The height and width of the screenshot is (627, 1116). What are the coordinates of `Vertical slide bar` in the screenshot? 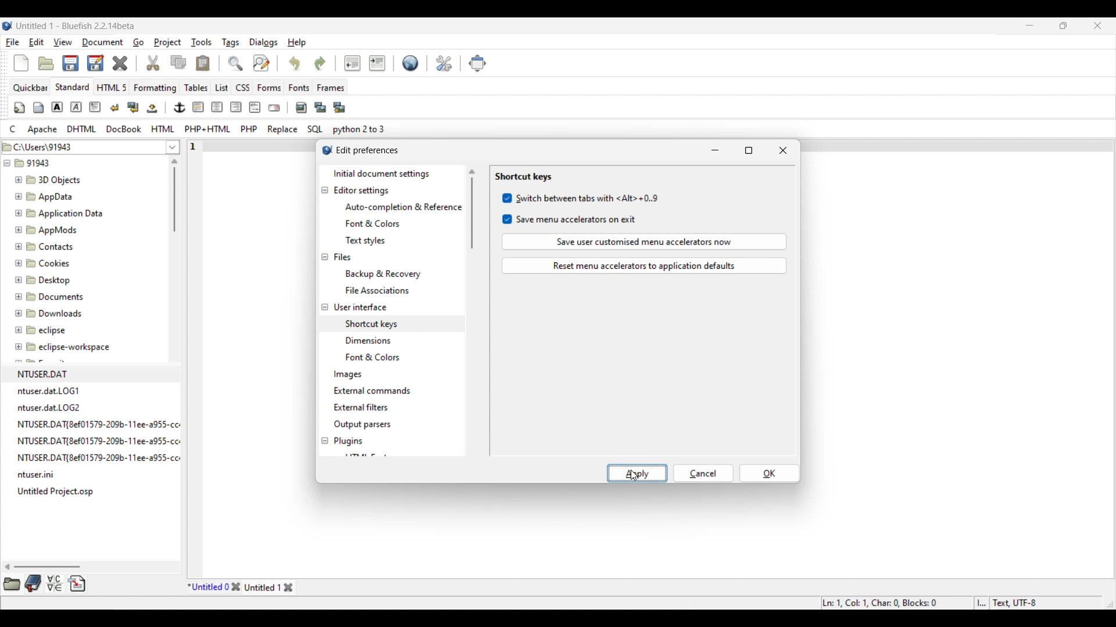 It's located at (472, 209).